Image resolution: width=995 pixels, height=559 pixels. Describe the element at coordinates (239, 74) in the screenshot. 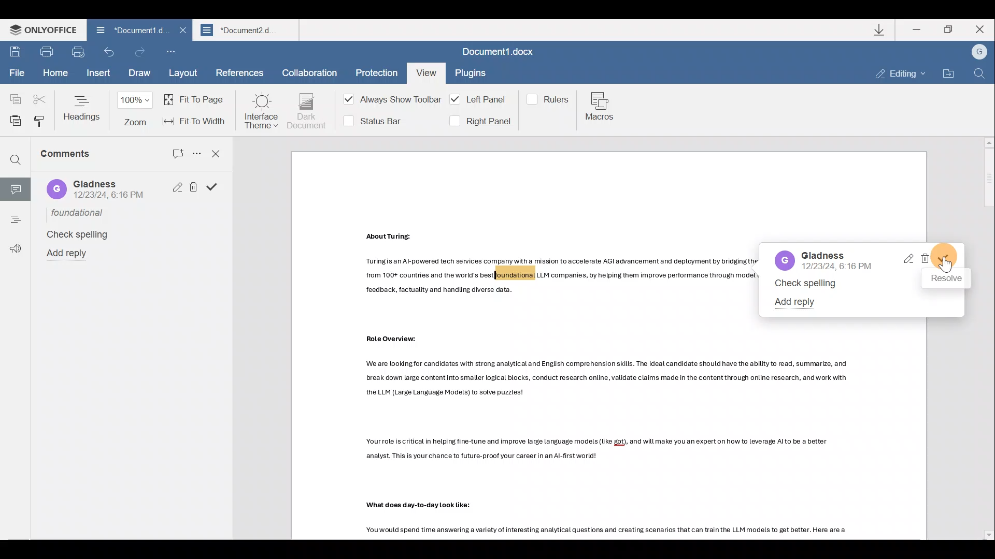

I see `References` at that location.